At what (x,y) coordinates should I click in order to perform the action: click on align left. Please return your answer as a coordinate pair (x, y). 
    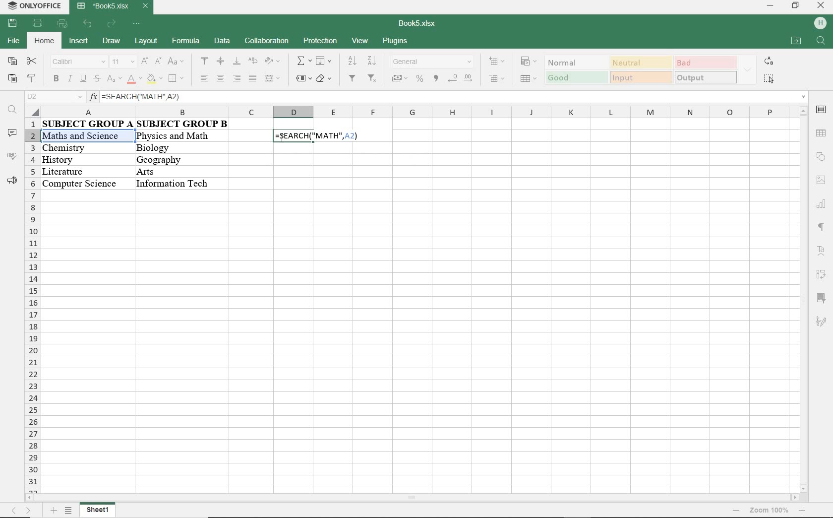
    Looking at the image, I should click on (206, 78).